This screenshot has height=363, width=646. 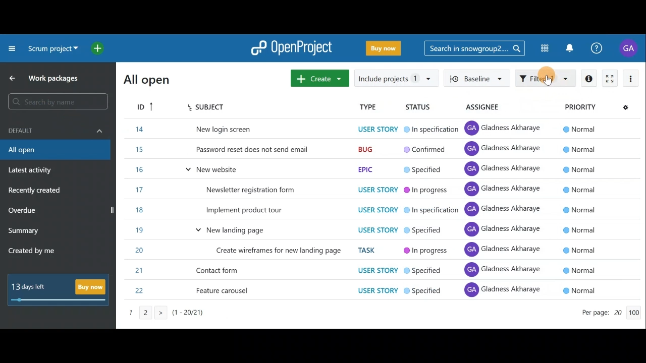 I want to click on Item 1, so click(x=366, y=128).